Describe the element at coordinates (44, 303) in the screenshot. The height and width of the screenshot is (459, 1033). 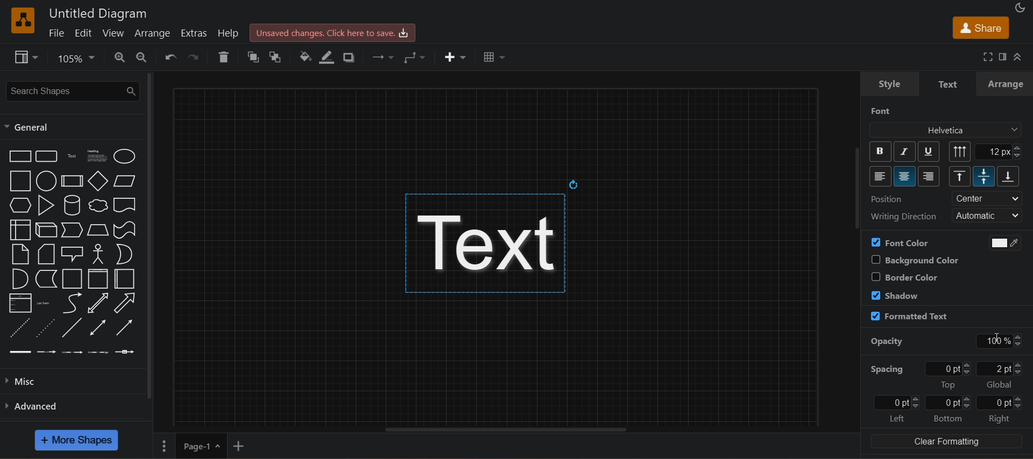
I see `list item` at that location.